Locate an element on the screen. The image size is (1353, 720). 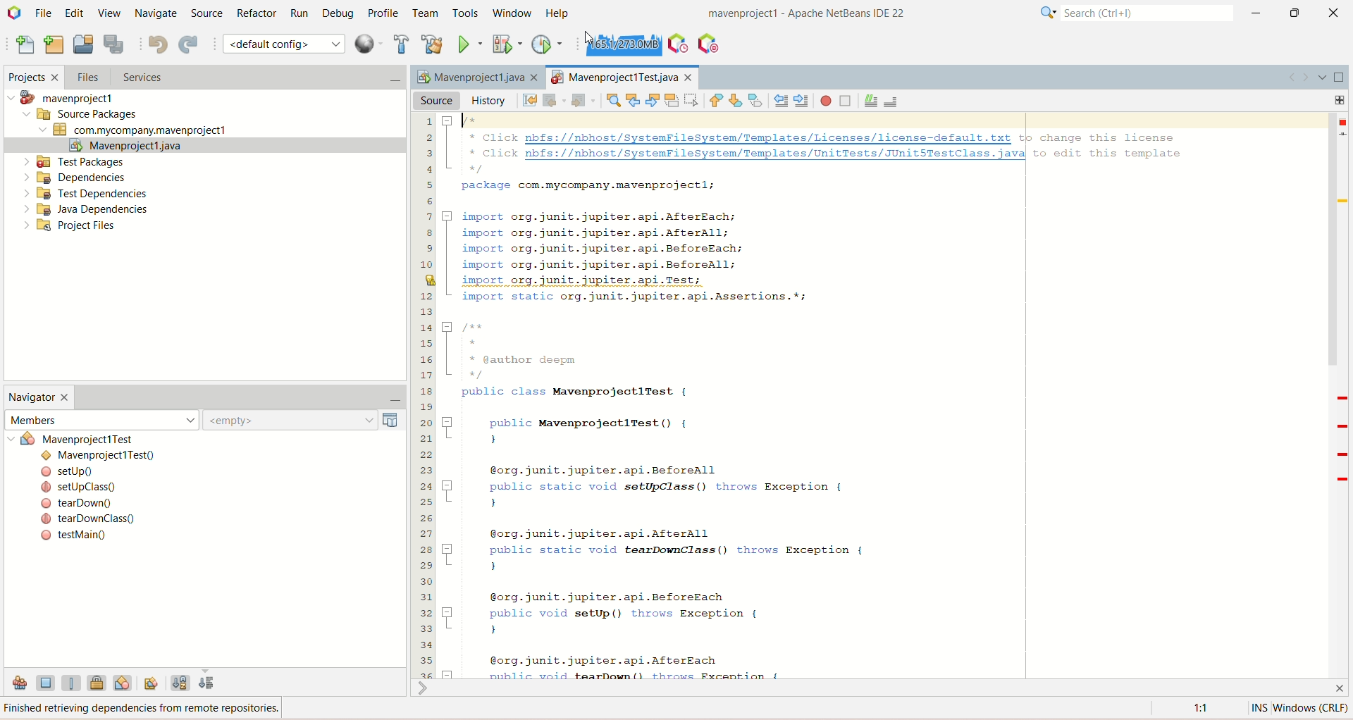
toggle rectangular selection is located at coordinates (693, 99).